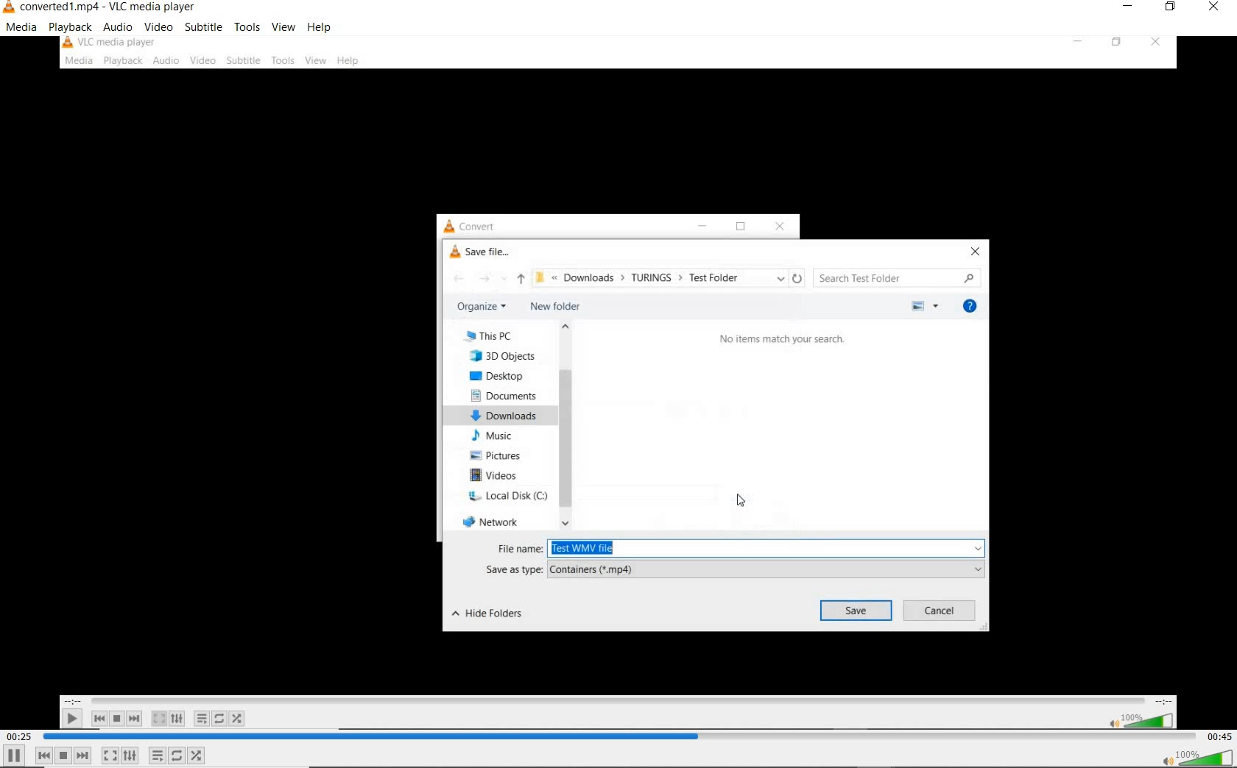 The image size is (1237, 768). What do you see at coordinates (21, 26) in the screenshot?
I see `media` at bounding box center [21, 26].